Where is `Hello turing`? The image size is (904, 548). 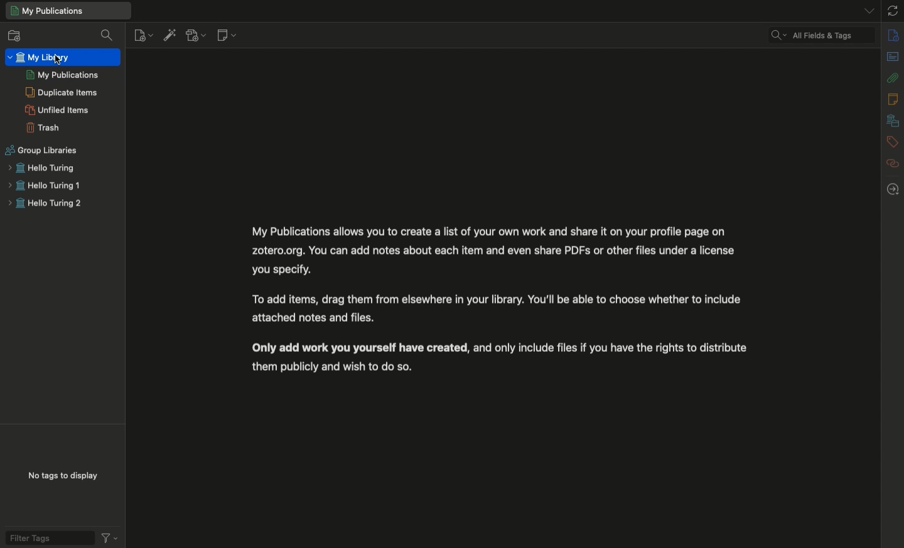 Hello turing is located at coordinates (43, 170).